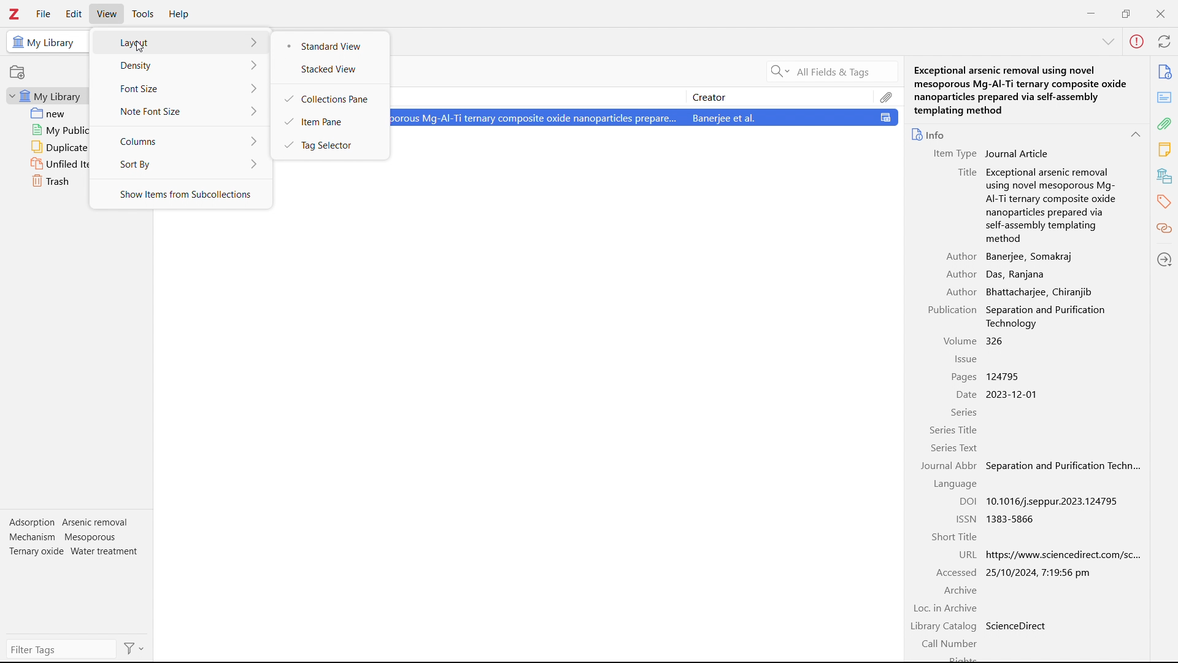 The image size is (1178, 663). What do you see at coordinates (1004, 376) in the screenshot?
I see `124795` at bounding box center [1004, 376].